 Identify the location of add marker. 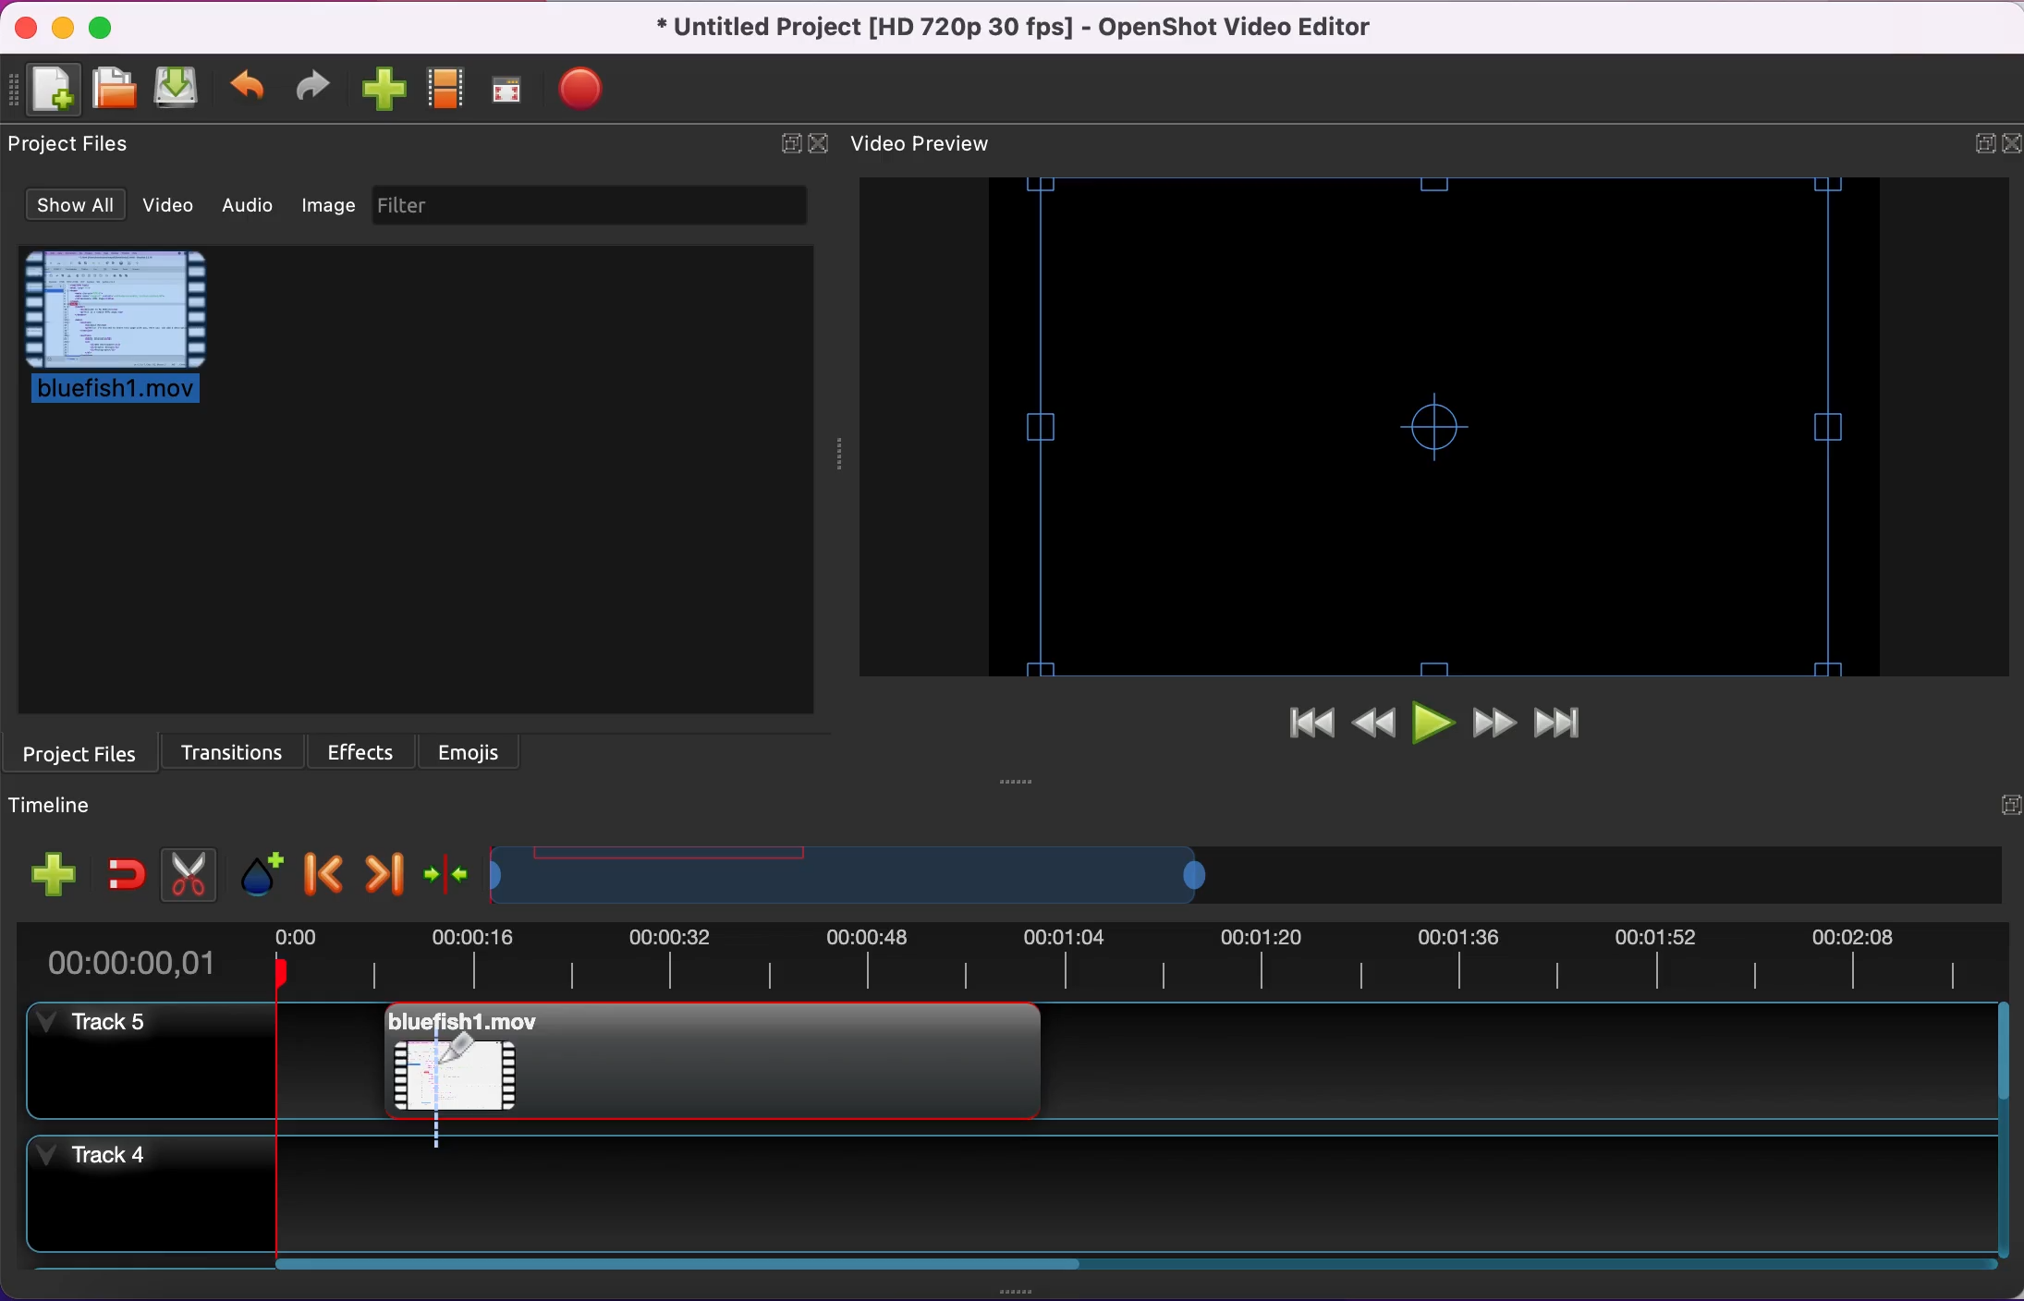
(257, 871).